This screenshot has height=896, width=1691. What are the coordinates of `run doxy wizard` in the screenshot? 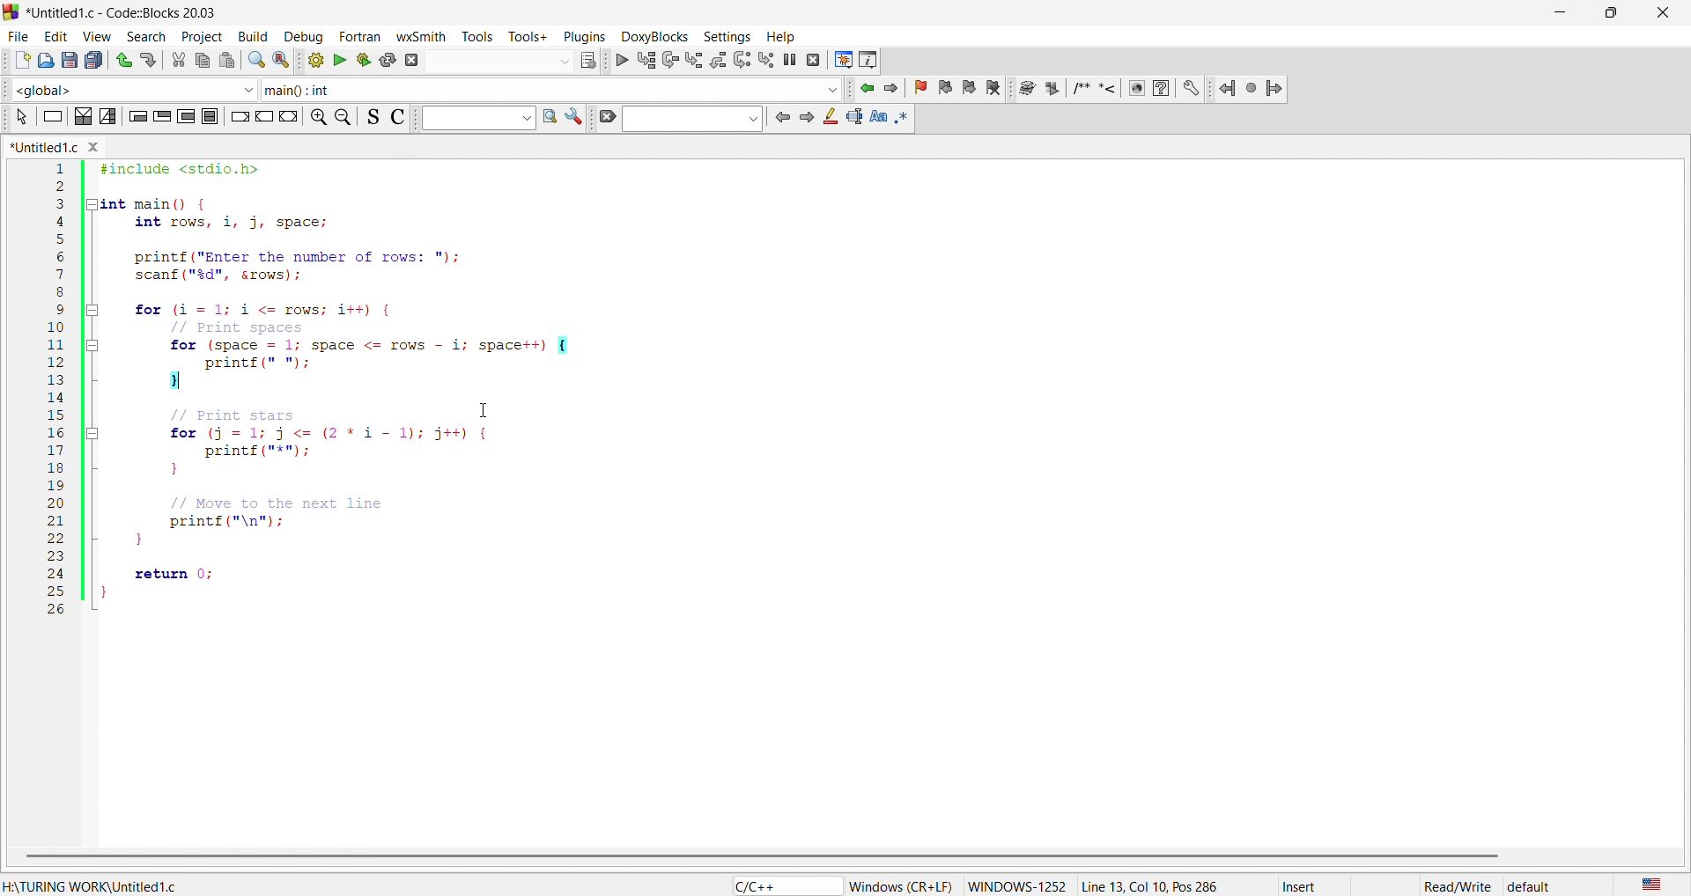 It's located at (1026, 88).